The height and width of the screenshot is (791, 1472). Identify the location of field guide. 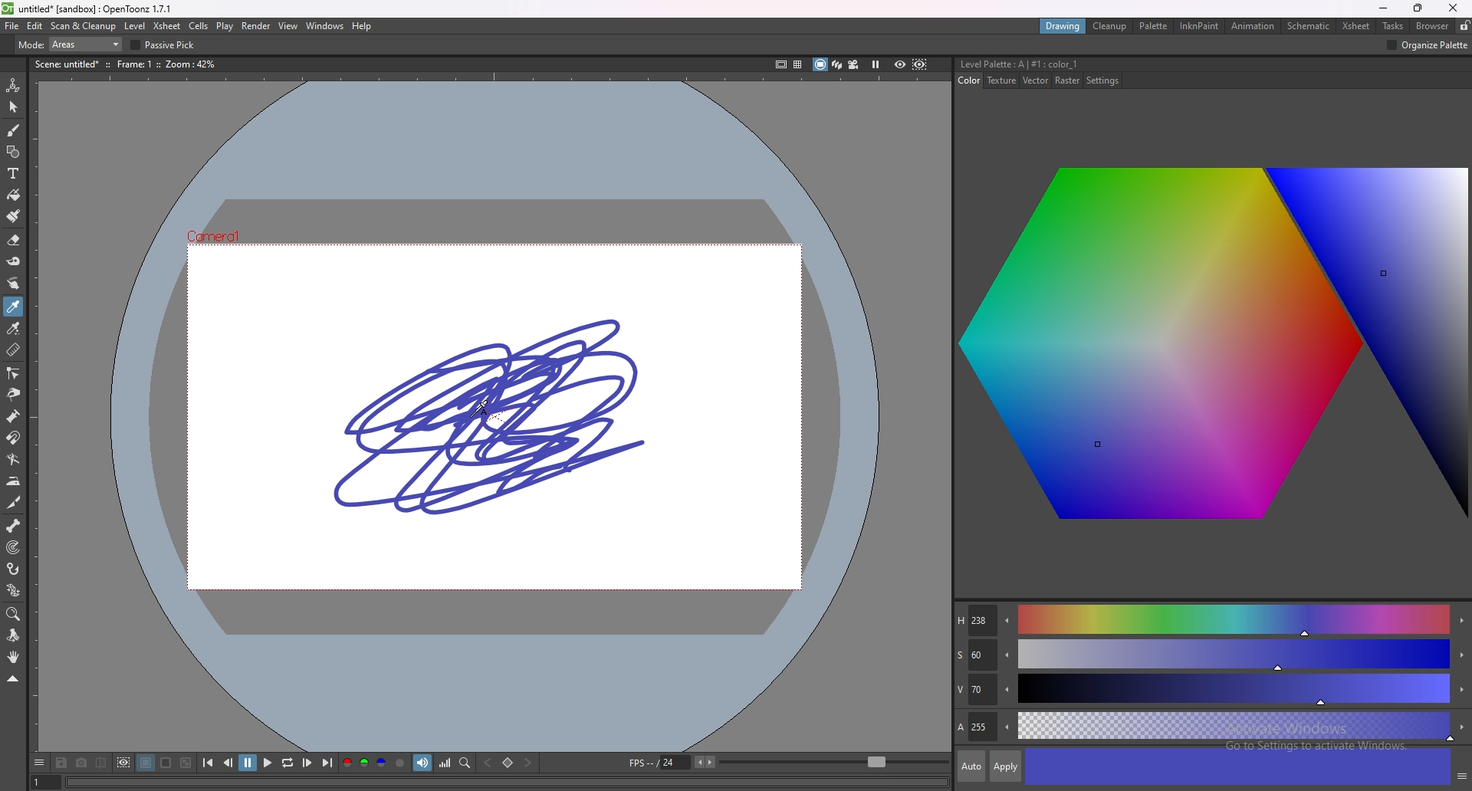
(798, 64).